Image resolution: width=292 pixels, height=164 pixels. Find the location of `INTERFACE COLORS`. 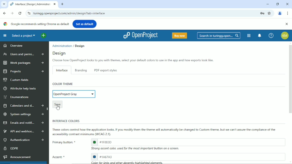

INTERFACE COLORS is located at coordinates (65, 121).